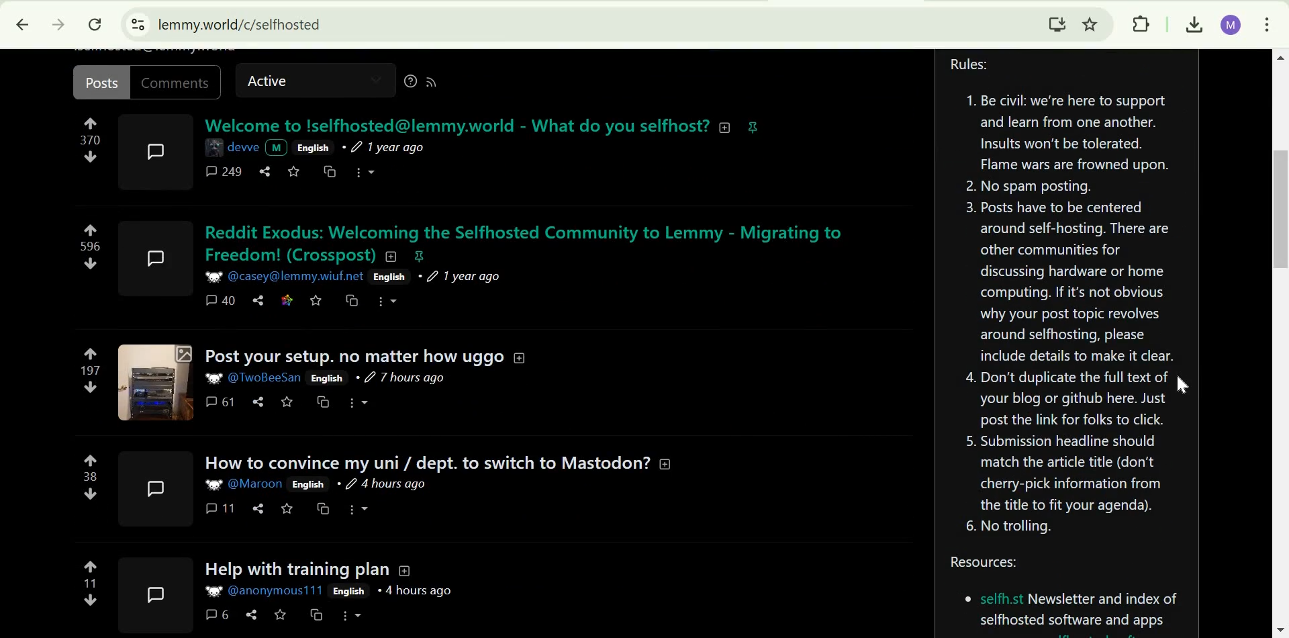 This screenshot has height=638, width=1289. What do you see at coordinates (260, 300) in the screenshot?
I see `share` at bounding box center [260, 300].